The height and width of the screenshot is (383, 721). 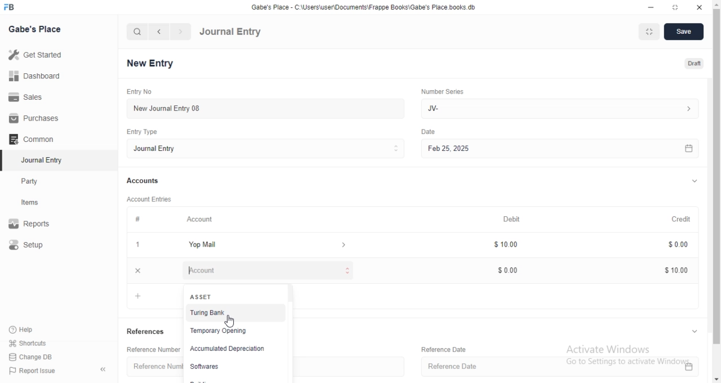 I want to click on selected, so click(x=5, y=161).